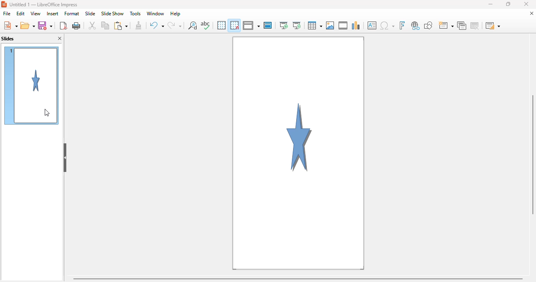 The image size is (536, 282). I want to click on slide show, so click(112, 13).